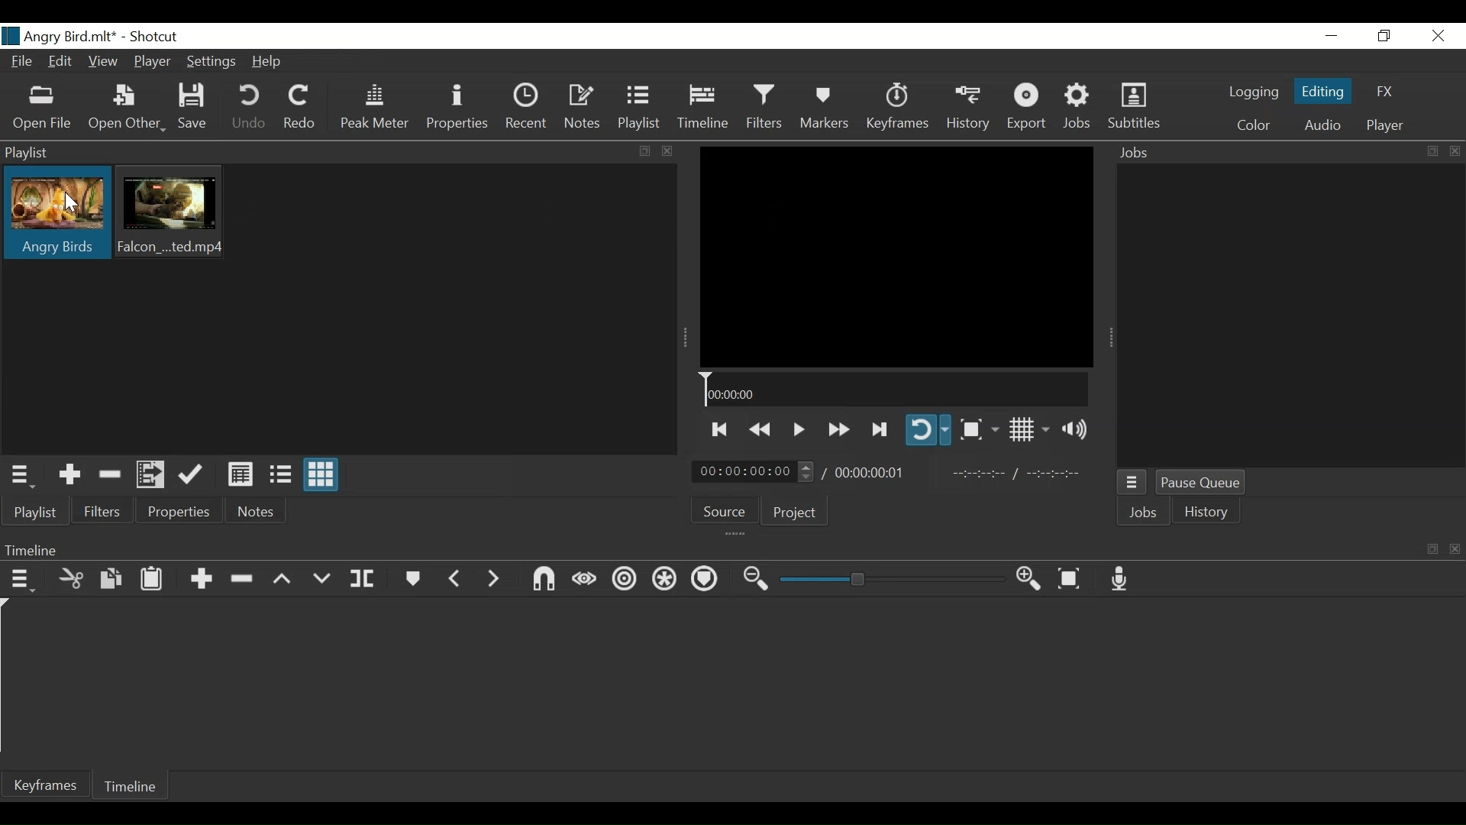  I want to click on Cursor, so click(71, 202).